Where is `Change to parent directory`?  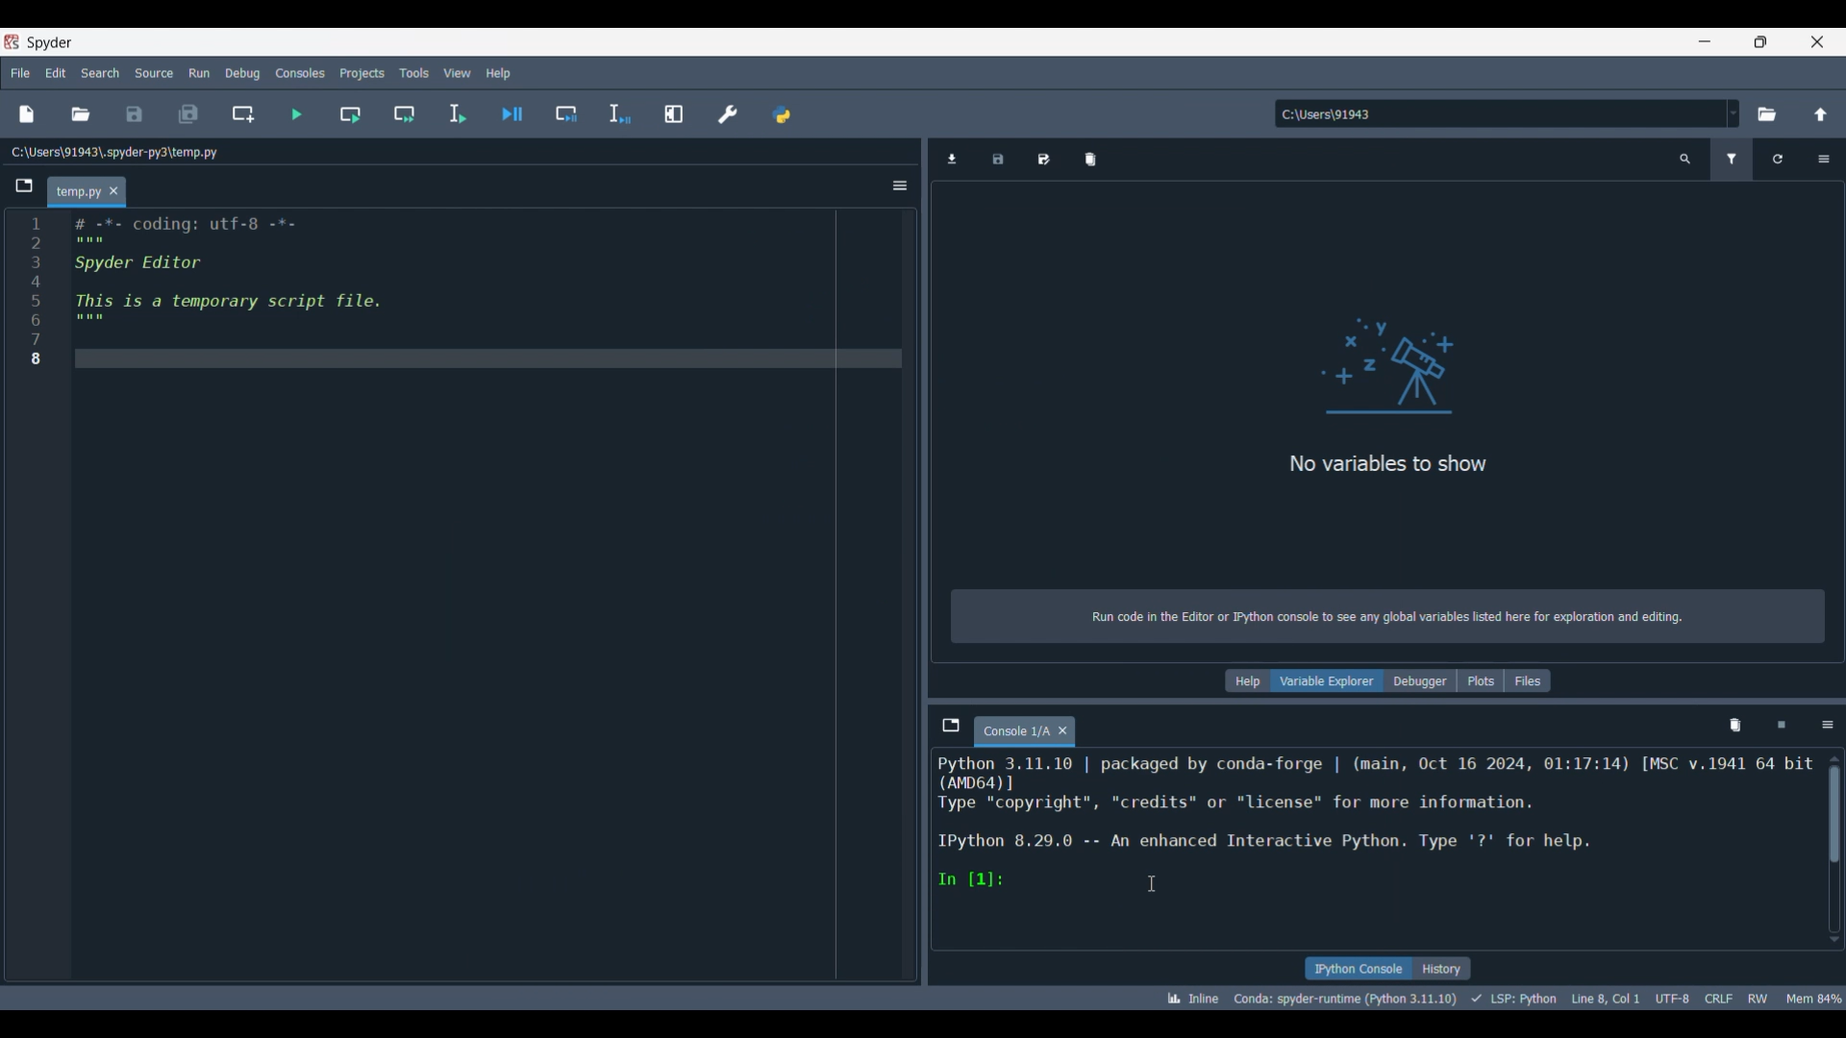
Change to parent directory is located at coordinates (1821, 114).